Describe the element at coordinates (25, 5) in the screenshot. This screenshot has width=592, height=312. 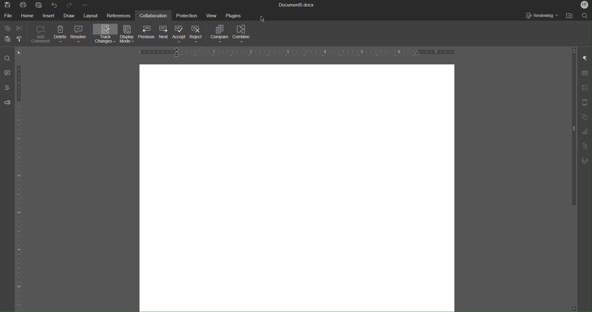
I see `Print` at that location.